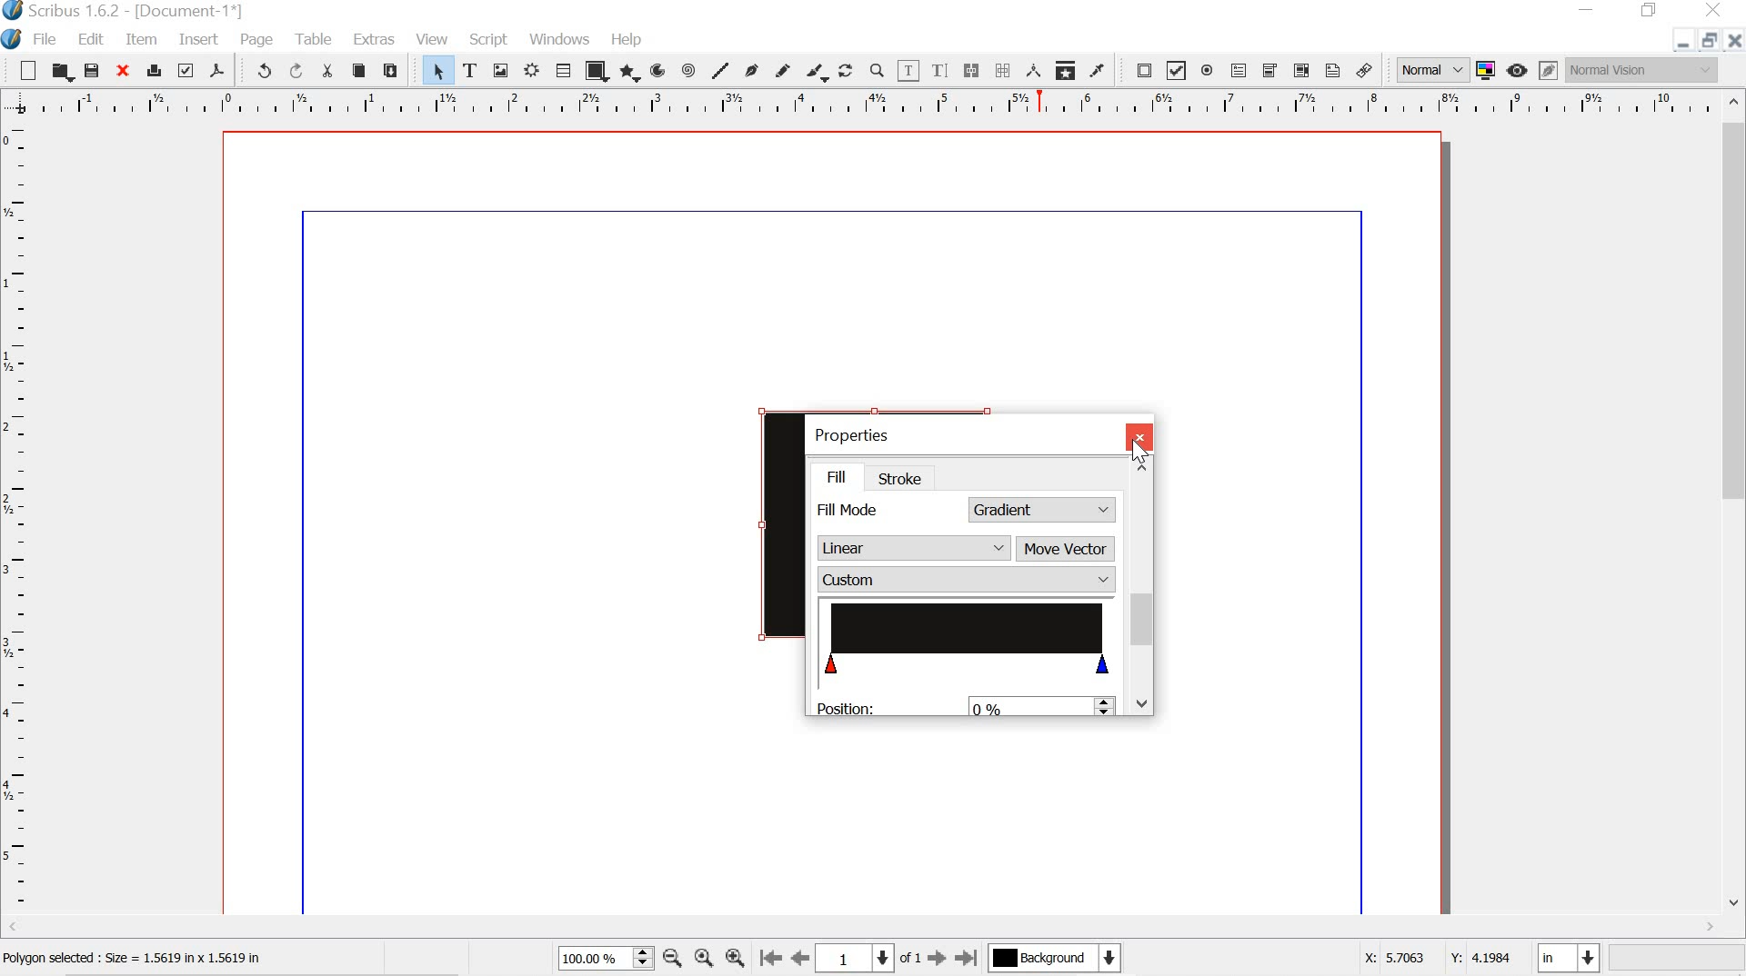  I want to click on go to previous page, so click(802, 959).